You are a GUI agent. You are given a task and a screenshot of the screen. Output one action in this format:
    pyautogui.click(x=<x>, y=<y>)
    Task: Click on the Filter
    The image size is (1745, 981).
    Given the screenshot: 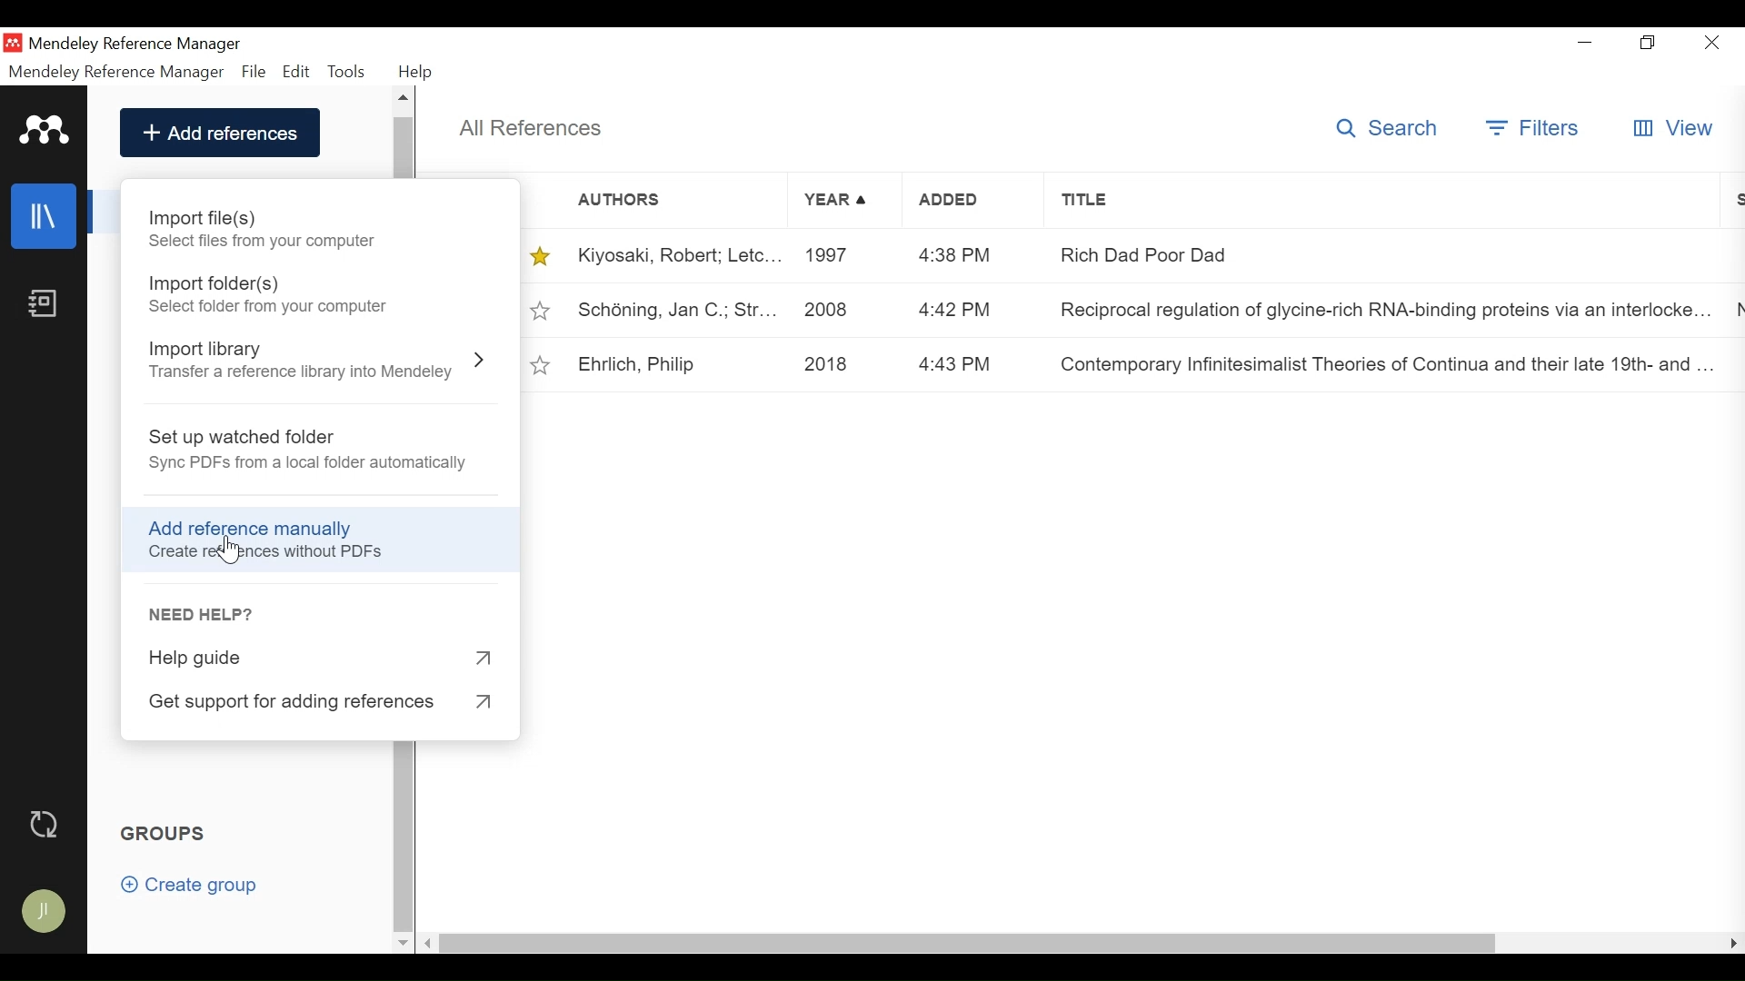 What is the action you would take?
    pyautogui.click(x=1535, y=127)
    